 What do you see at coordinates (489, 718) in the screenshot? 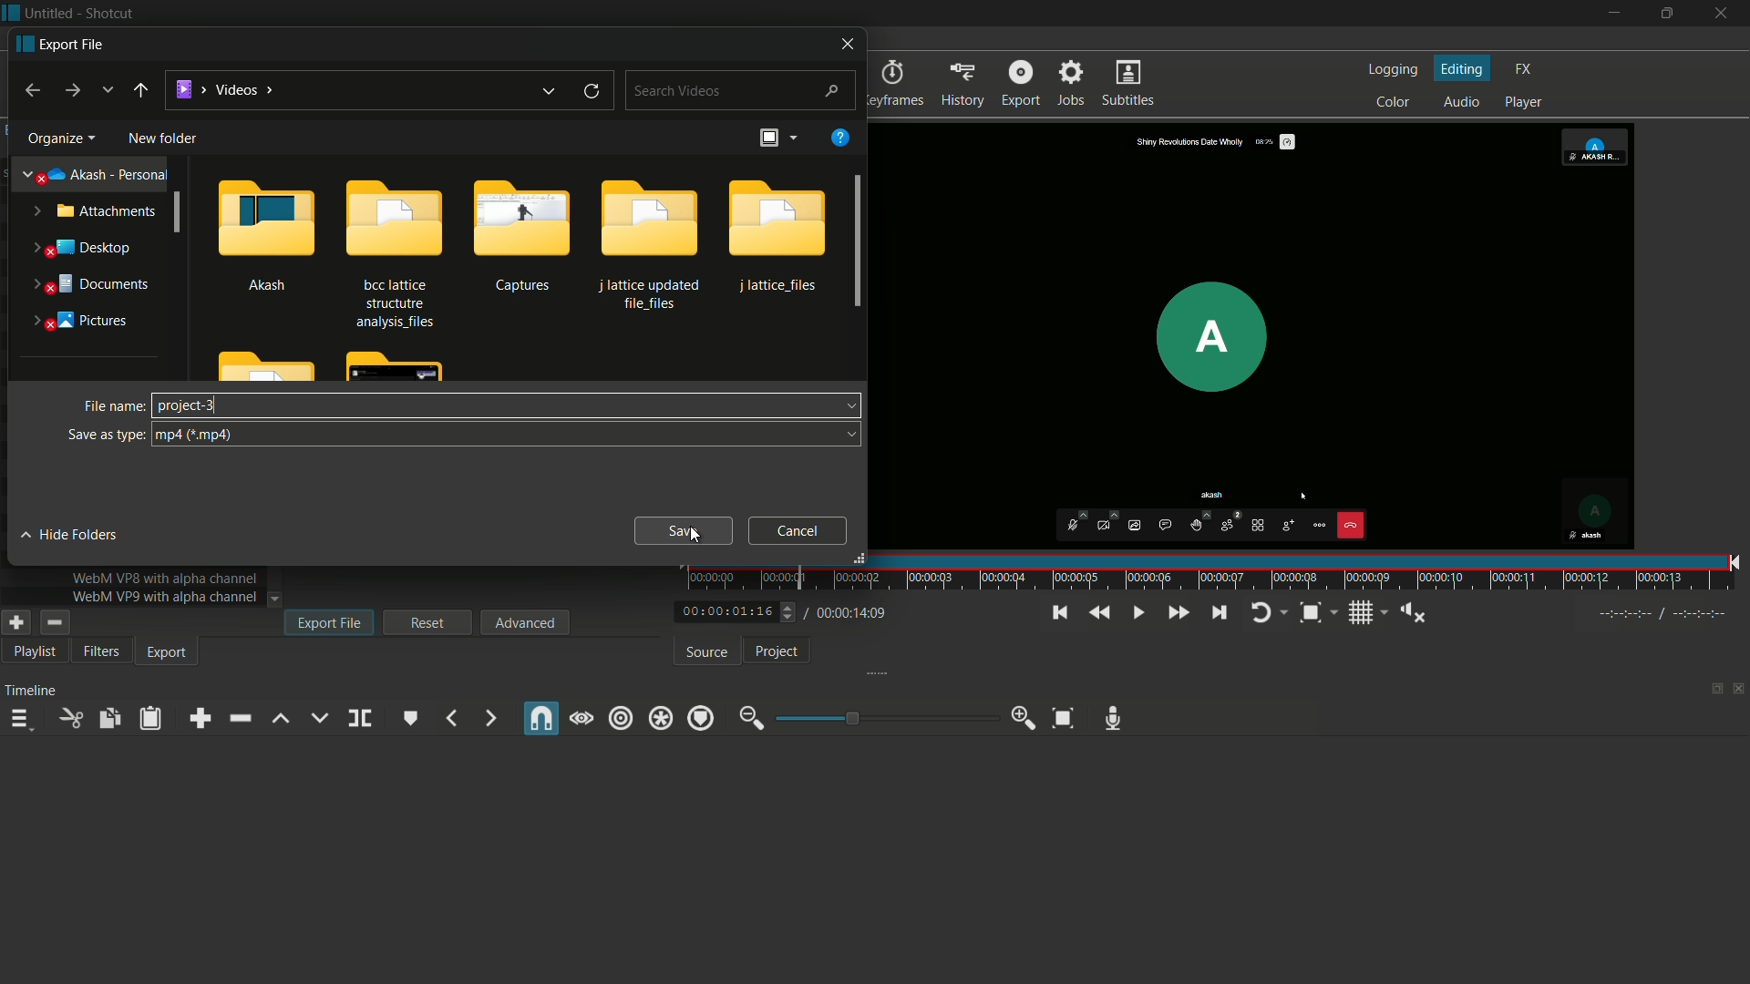
I see `next marker` at bounding box center [489, 718].